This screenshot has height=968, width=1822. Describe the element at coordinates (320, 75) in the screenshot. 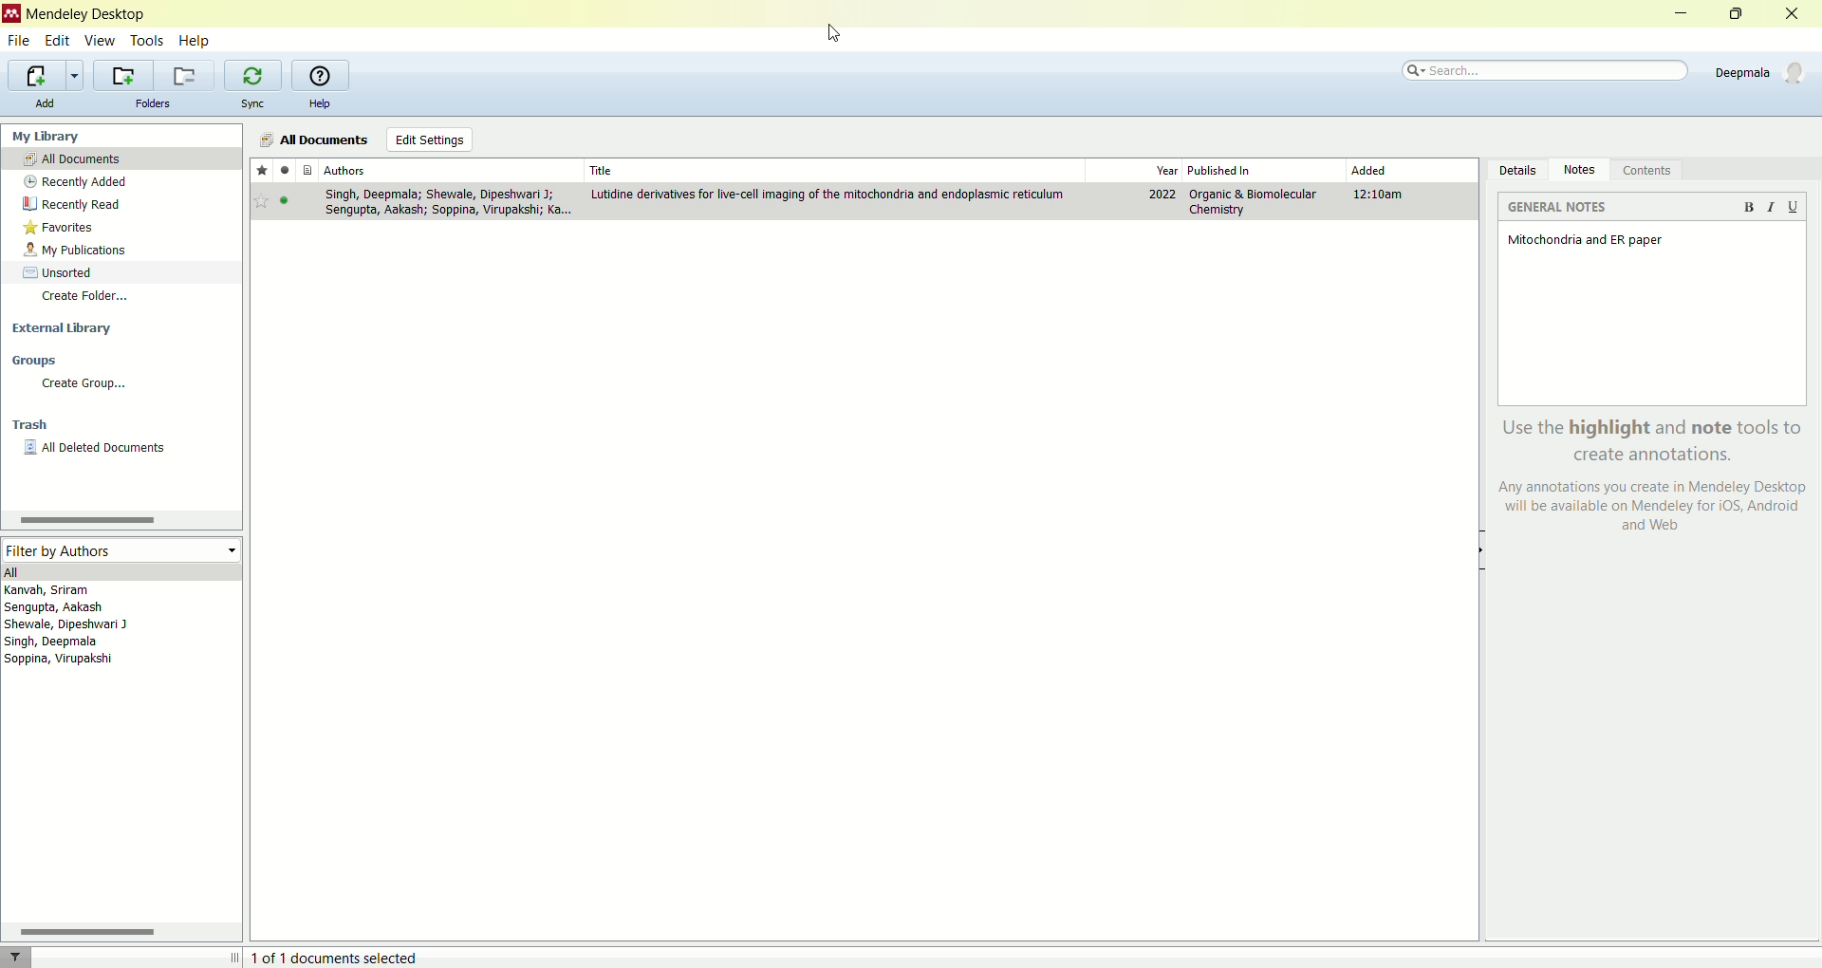

I see `open the online help guide for Mendeley` at that location.